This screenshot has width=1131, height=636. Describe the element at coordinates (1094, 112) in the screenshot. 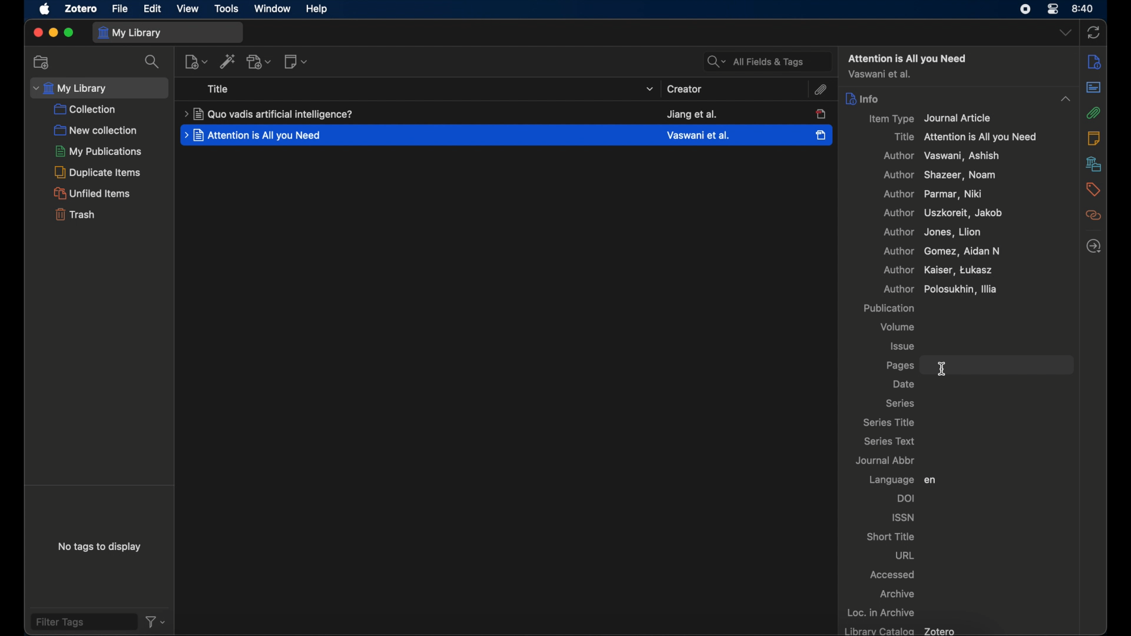

I see `attachment` at that location.